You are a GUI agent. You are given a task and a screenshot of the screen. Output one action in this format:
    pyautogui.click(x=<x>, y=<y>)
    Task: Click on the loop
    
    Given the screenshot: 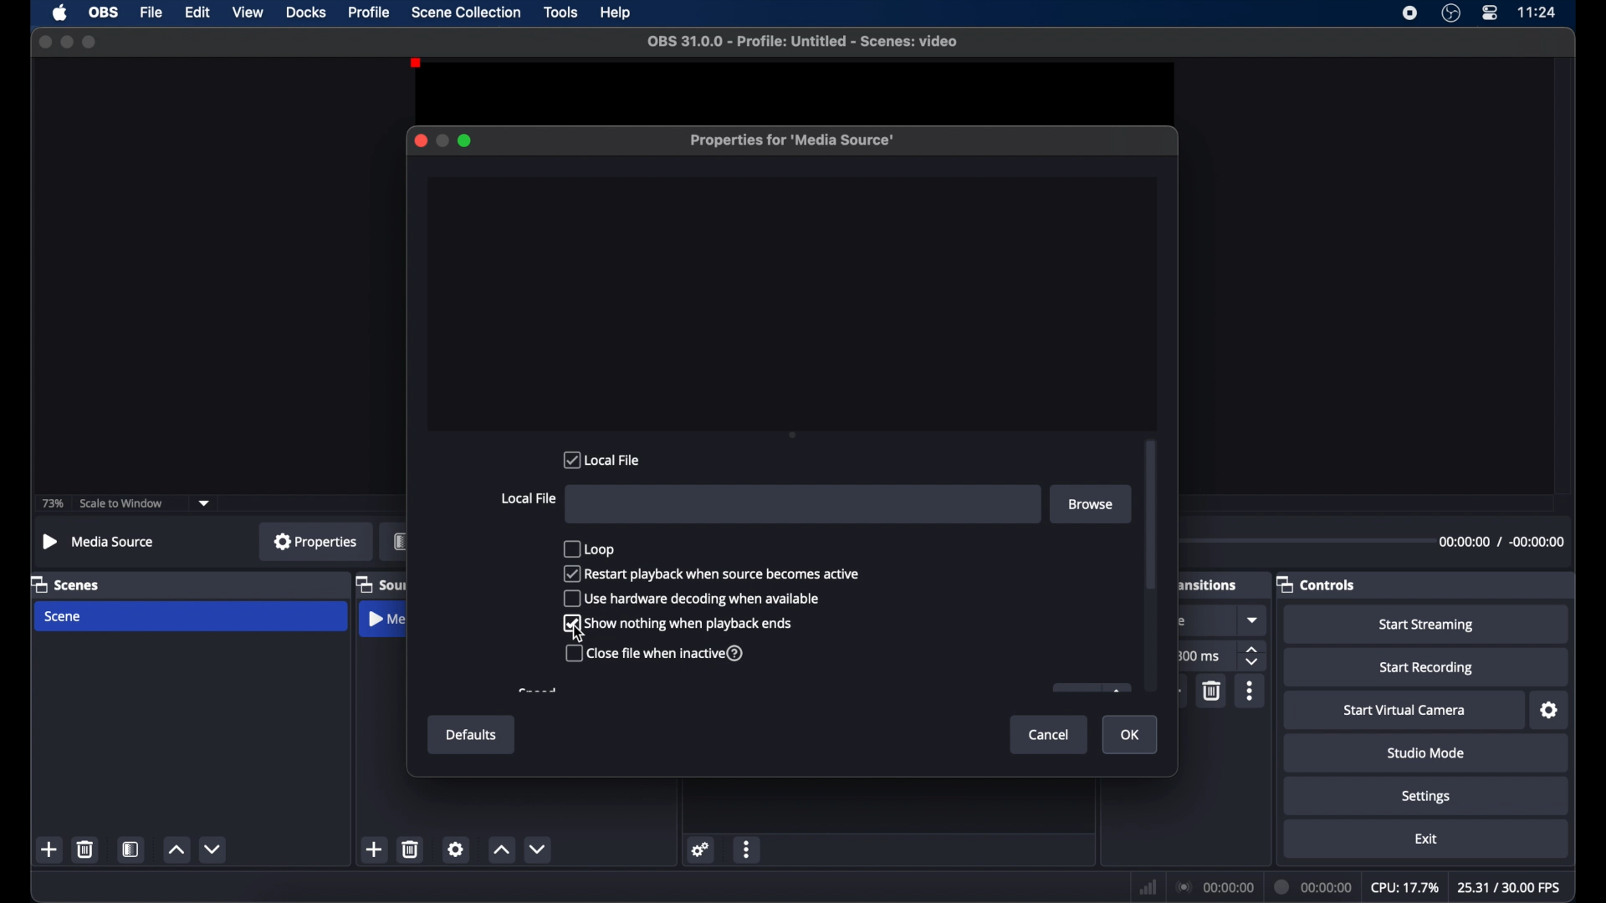 What is the action you would take?
    pyautogui.click(x=588, y=548)
    